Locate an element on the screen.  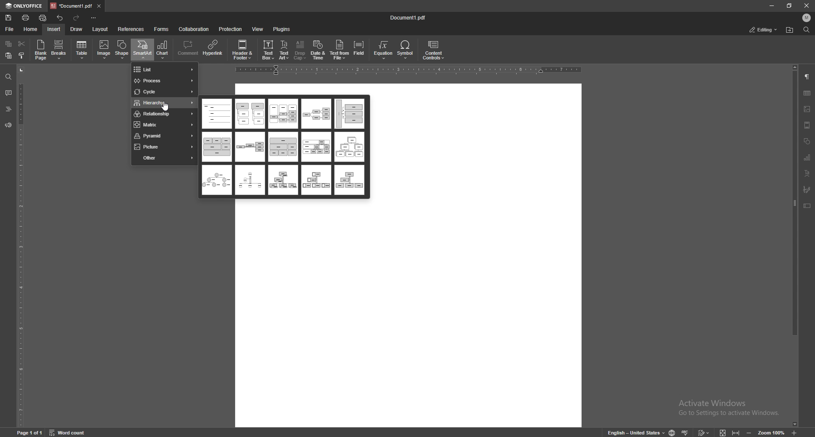
cursor is located at coordinates (166, 107).